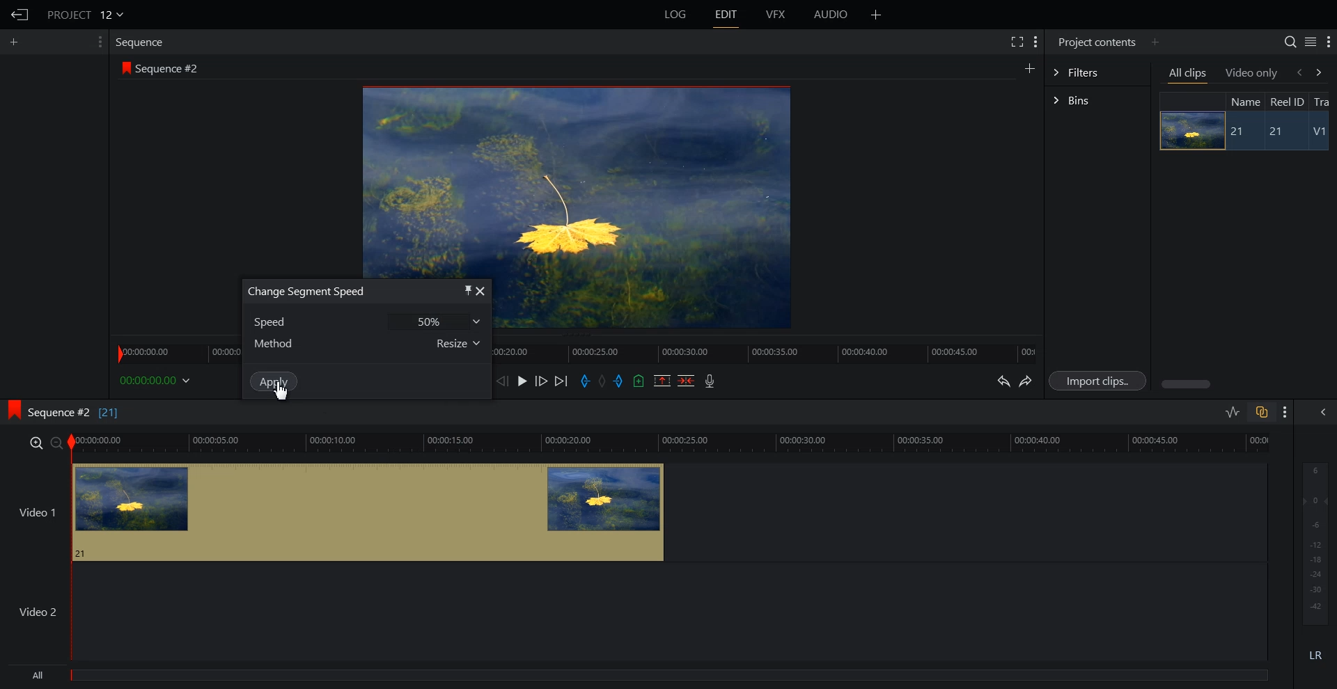  What do you see at coordinates (1286, 102) in the screenshot?
I see `Reel ID` at bounding box center [1286, 102].